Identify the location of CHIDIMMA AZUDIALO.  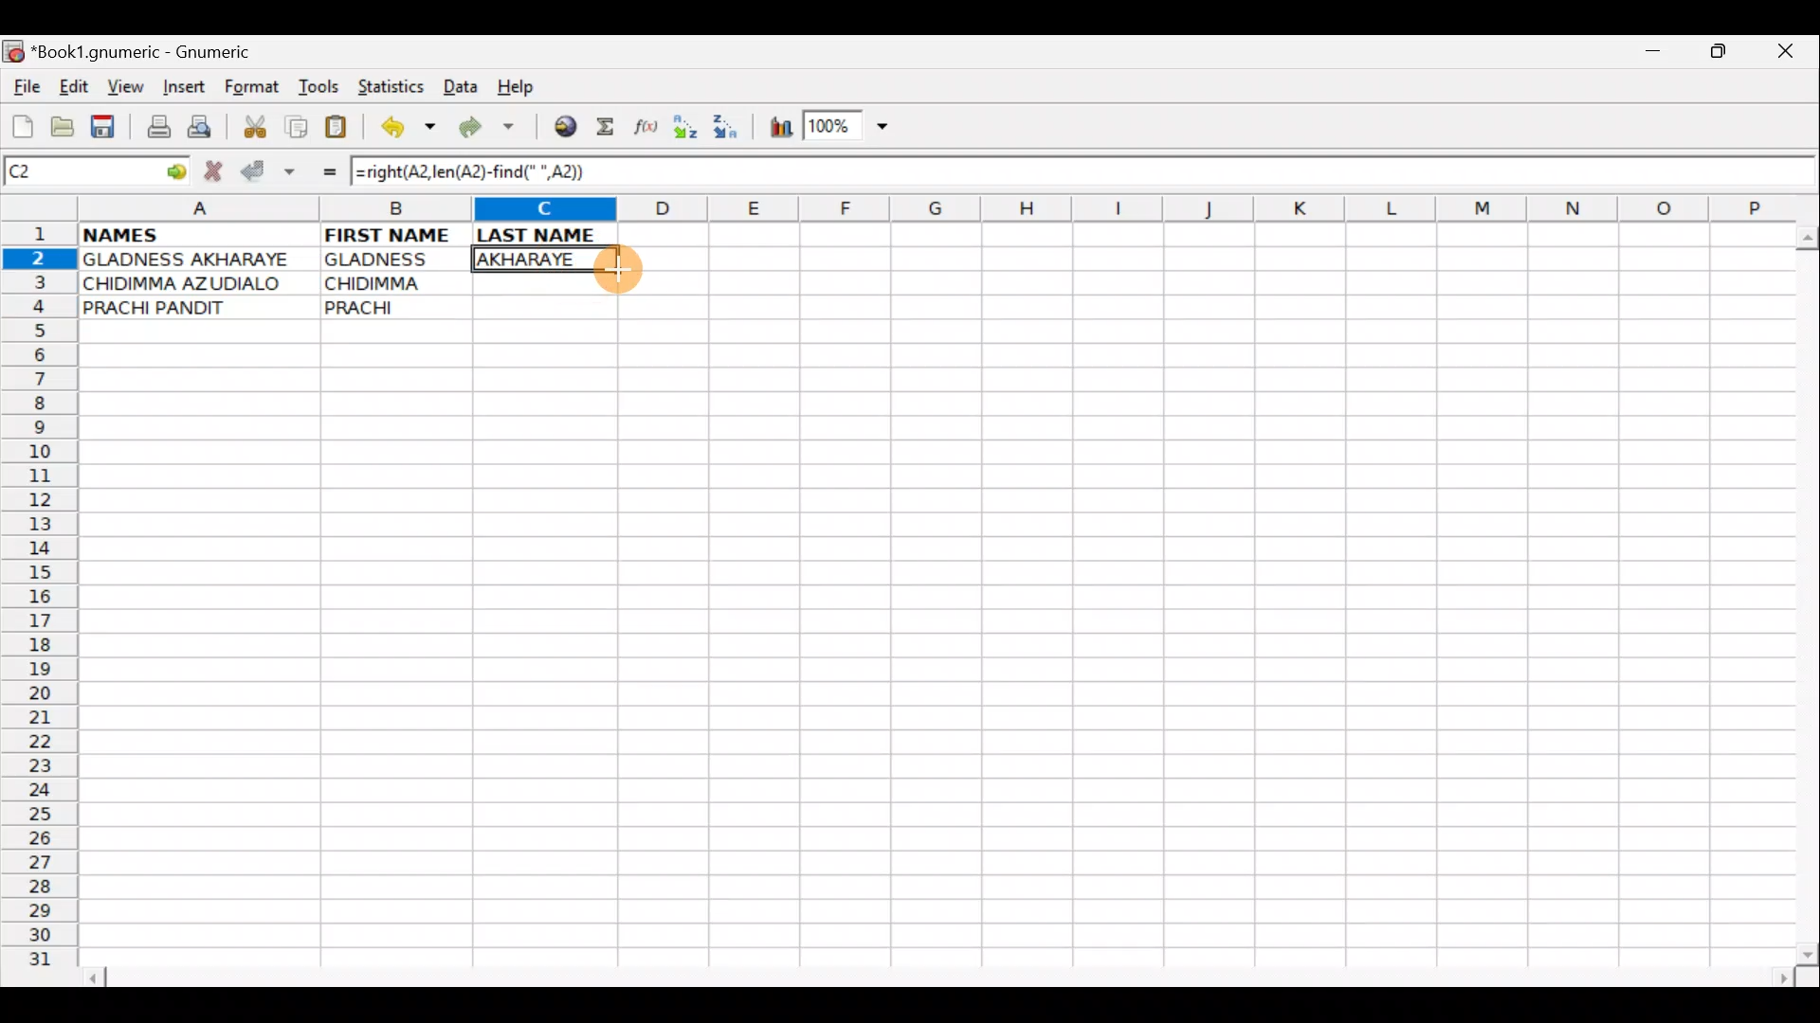
(190, 283).